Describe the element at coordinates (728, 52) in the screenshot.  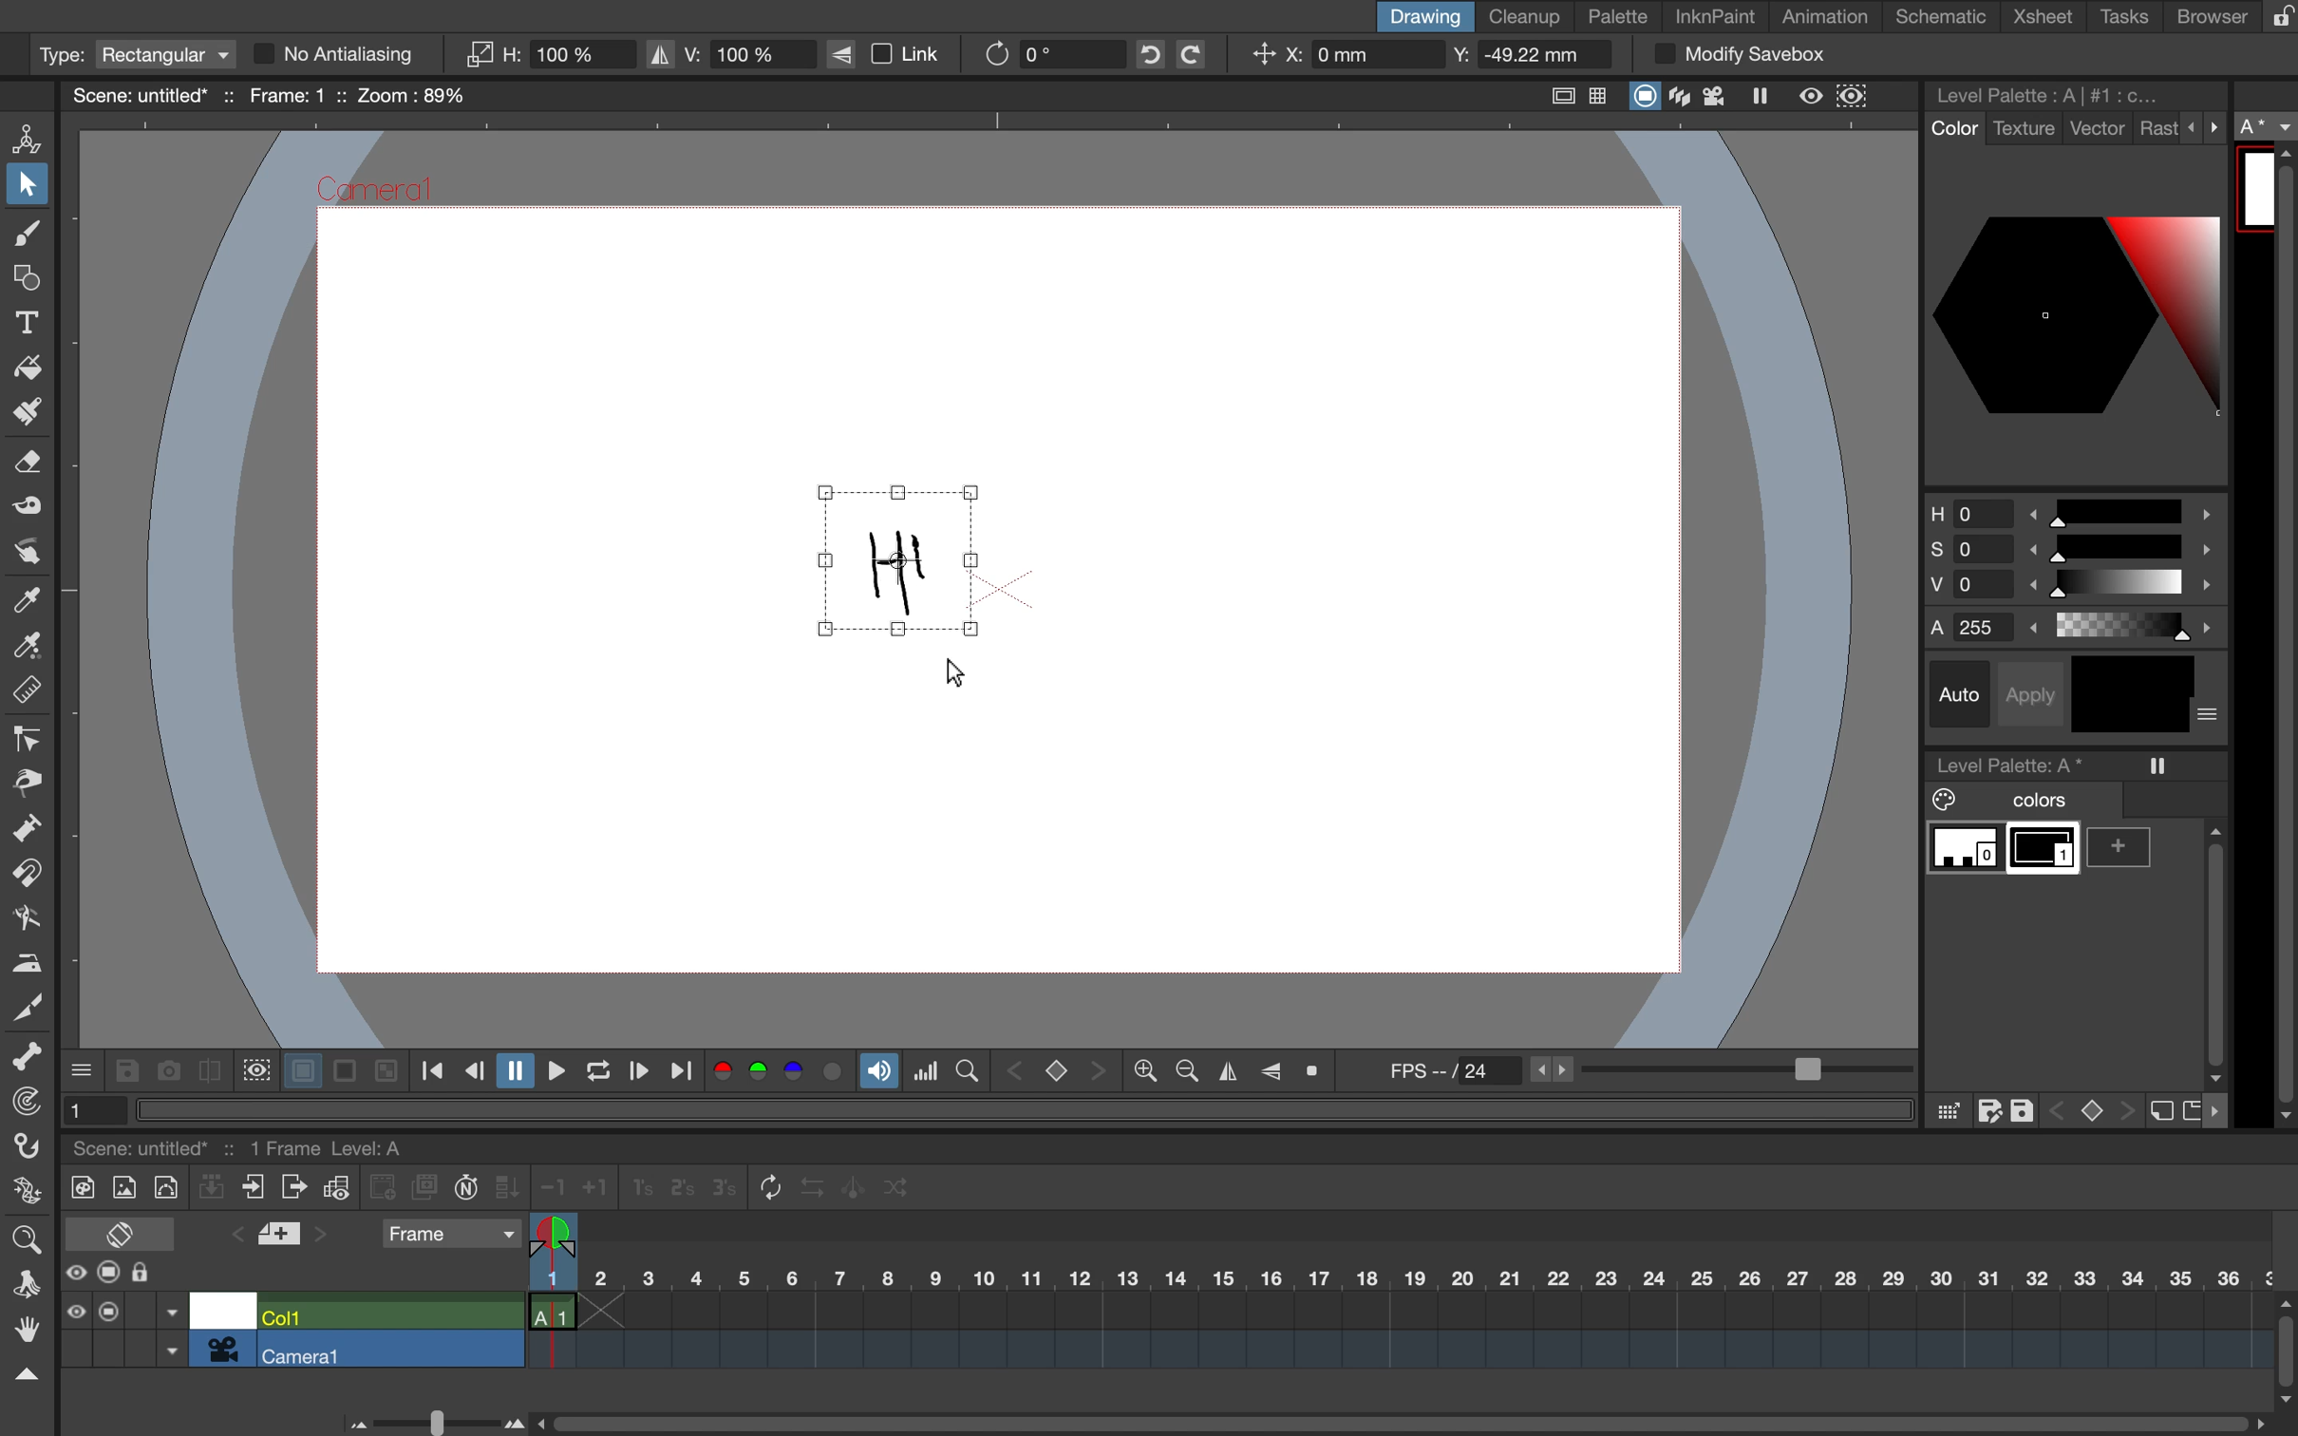
I see `vertical scaling` at that location.